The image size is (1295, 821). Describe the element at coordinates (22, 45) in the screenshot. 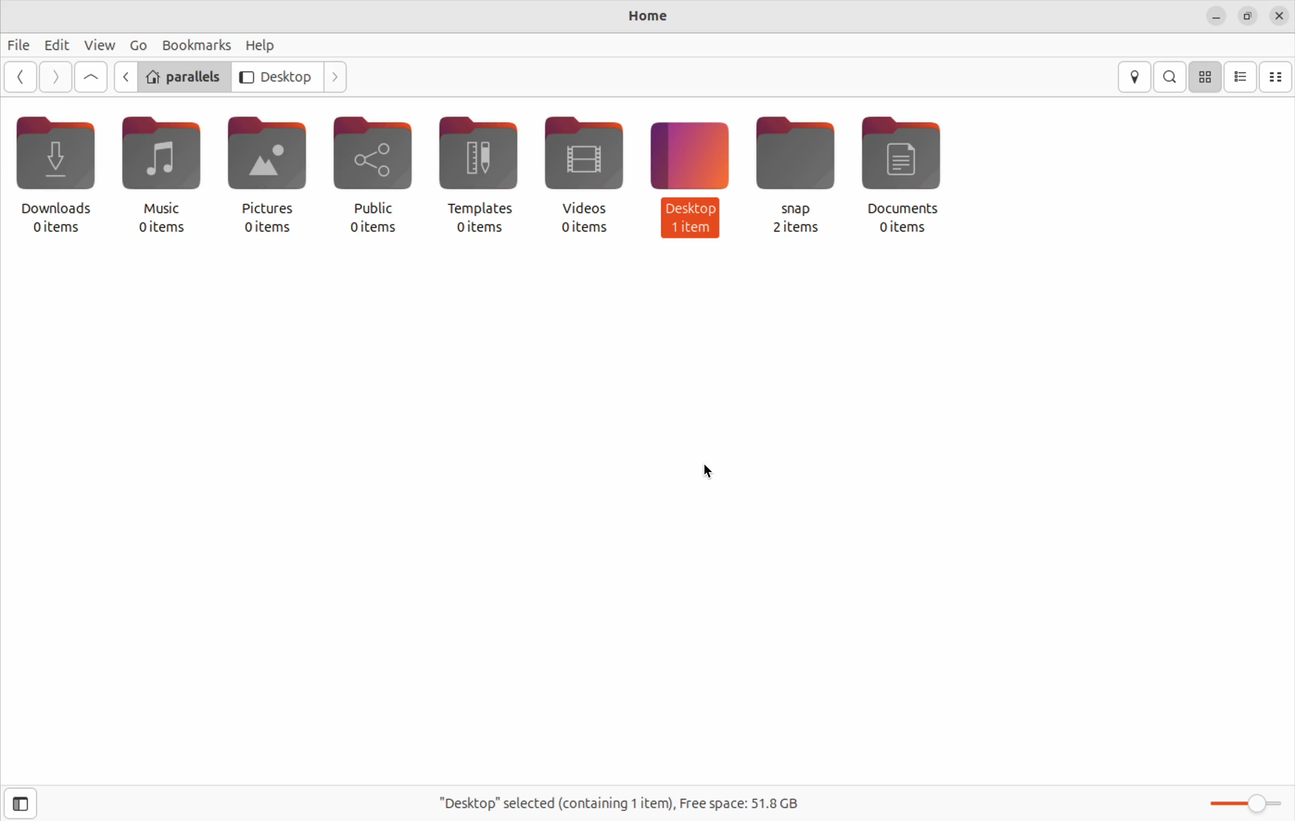

I see `file` at that location.